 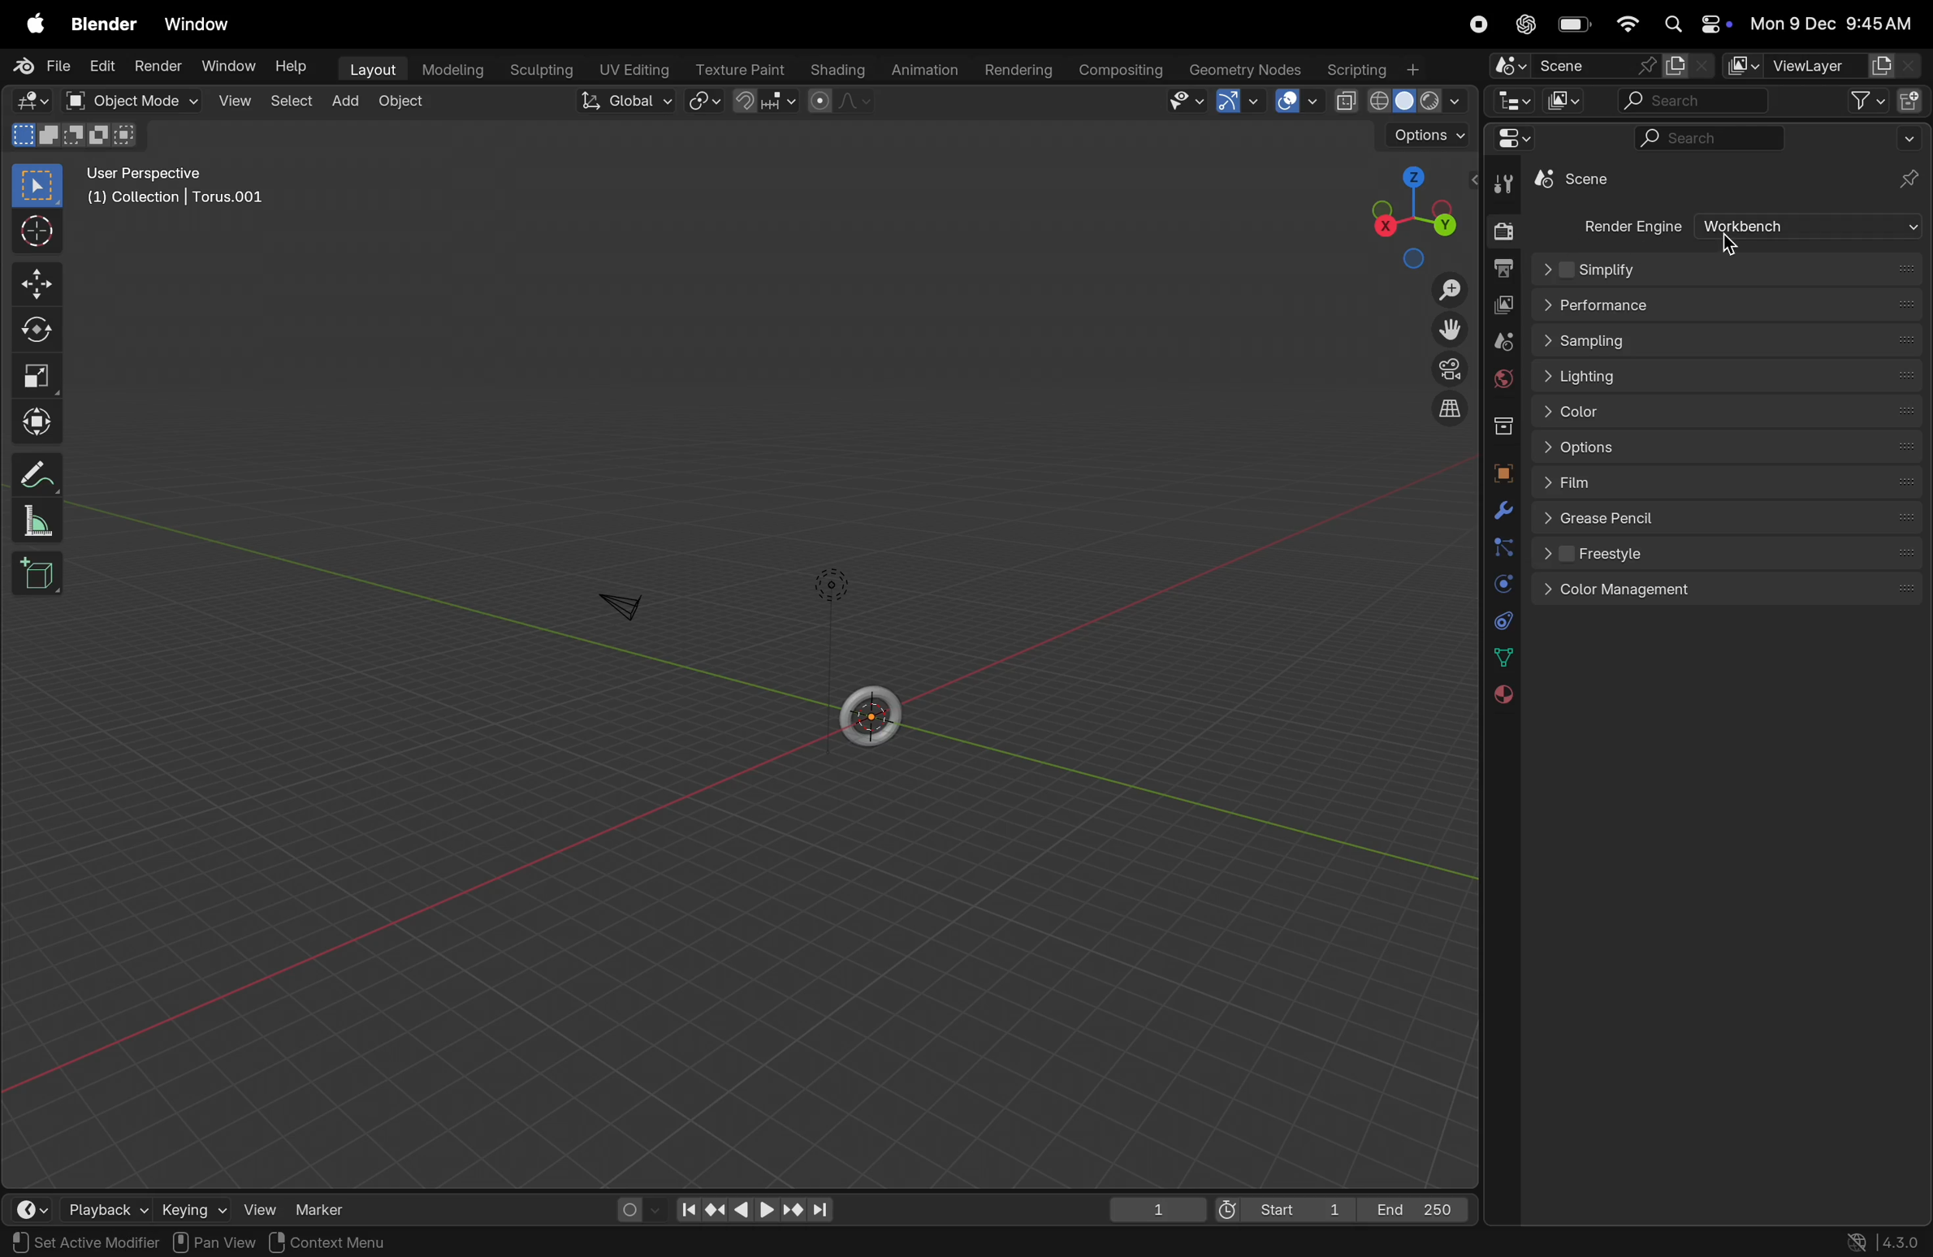 I want to click on Window, so click(x=232, y=63).